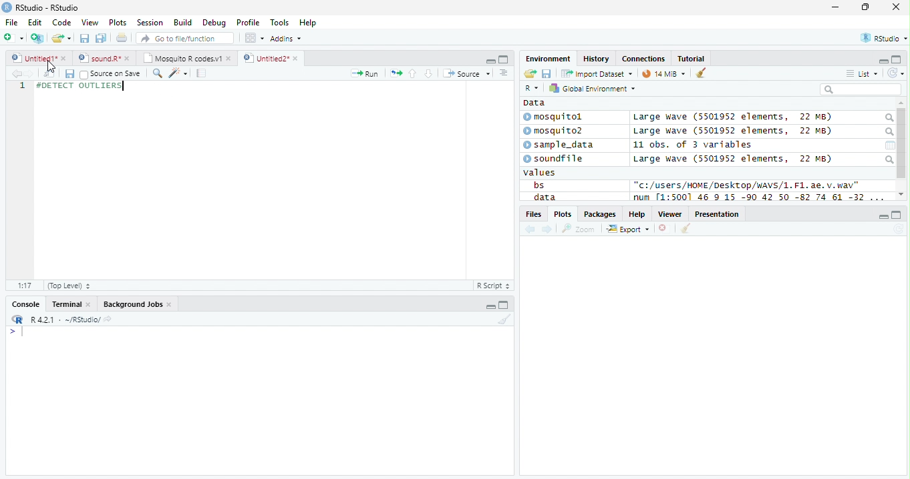 The height and width of the screenshot is (479, 910). What do you see at coordinates (732, 117) in the screenshot?
I see `Large wave (5501952 elements, 22 MB)` at bounding box center [732, 117].